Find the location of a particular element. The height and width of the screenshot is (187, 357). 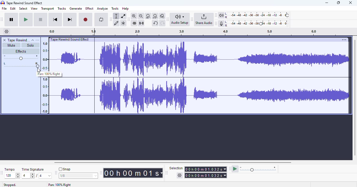

fit selection to width is located at coordinates (148, 16).